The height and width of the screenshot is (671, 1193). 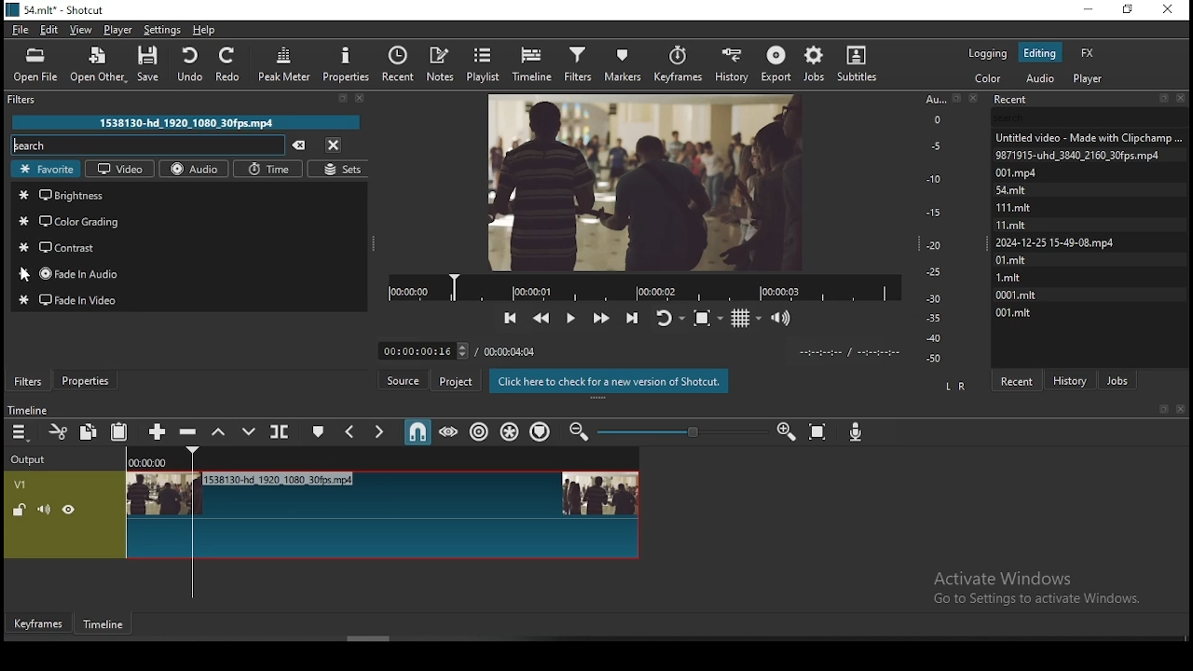 I want to click on favorites, so click(x=46, y=170).